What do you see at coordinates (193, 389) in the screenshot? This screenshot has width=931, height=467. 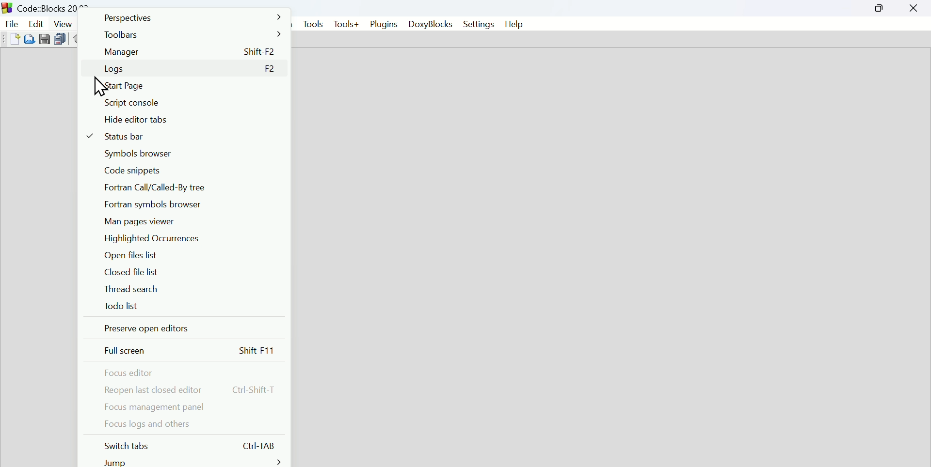 I see `Reopen last closed dinner` at bounding box center [193, 389].